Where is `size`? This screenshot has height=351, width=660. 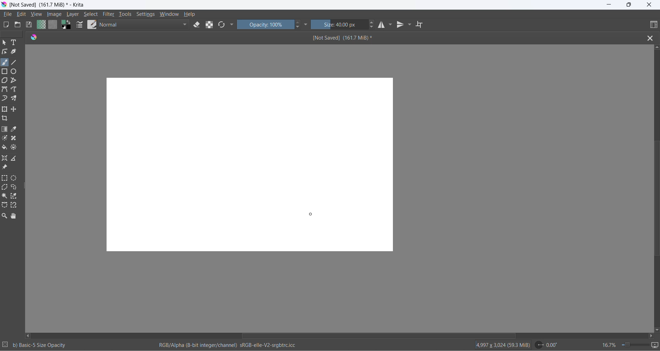
size is located at coordinates (340, 25).